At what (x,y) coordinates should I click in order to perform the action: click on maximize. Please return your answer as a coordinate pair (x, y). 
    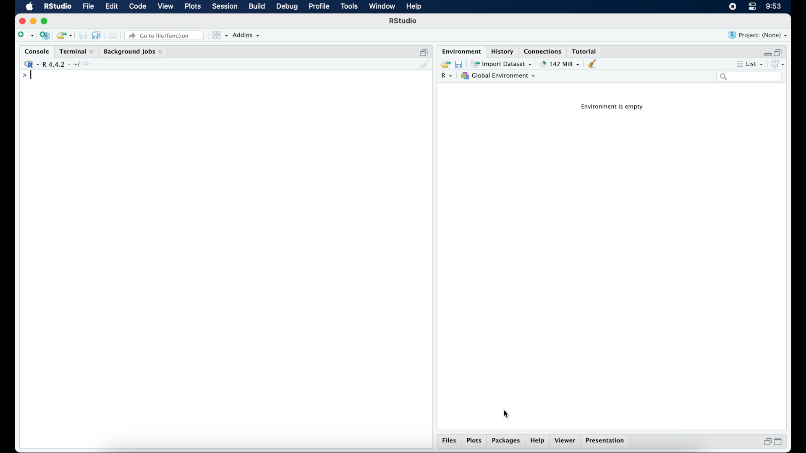
    Looking at the image, I should click on (46, 22).